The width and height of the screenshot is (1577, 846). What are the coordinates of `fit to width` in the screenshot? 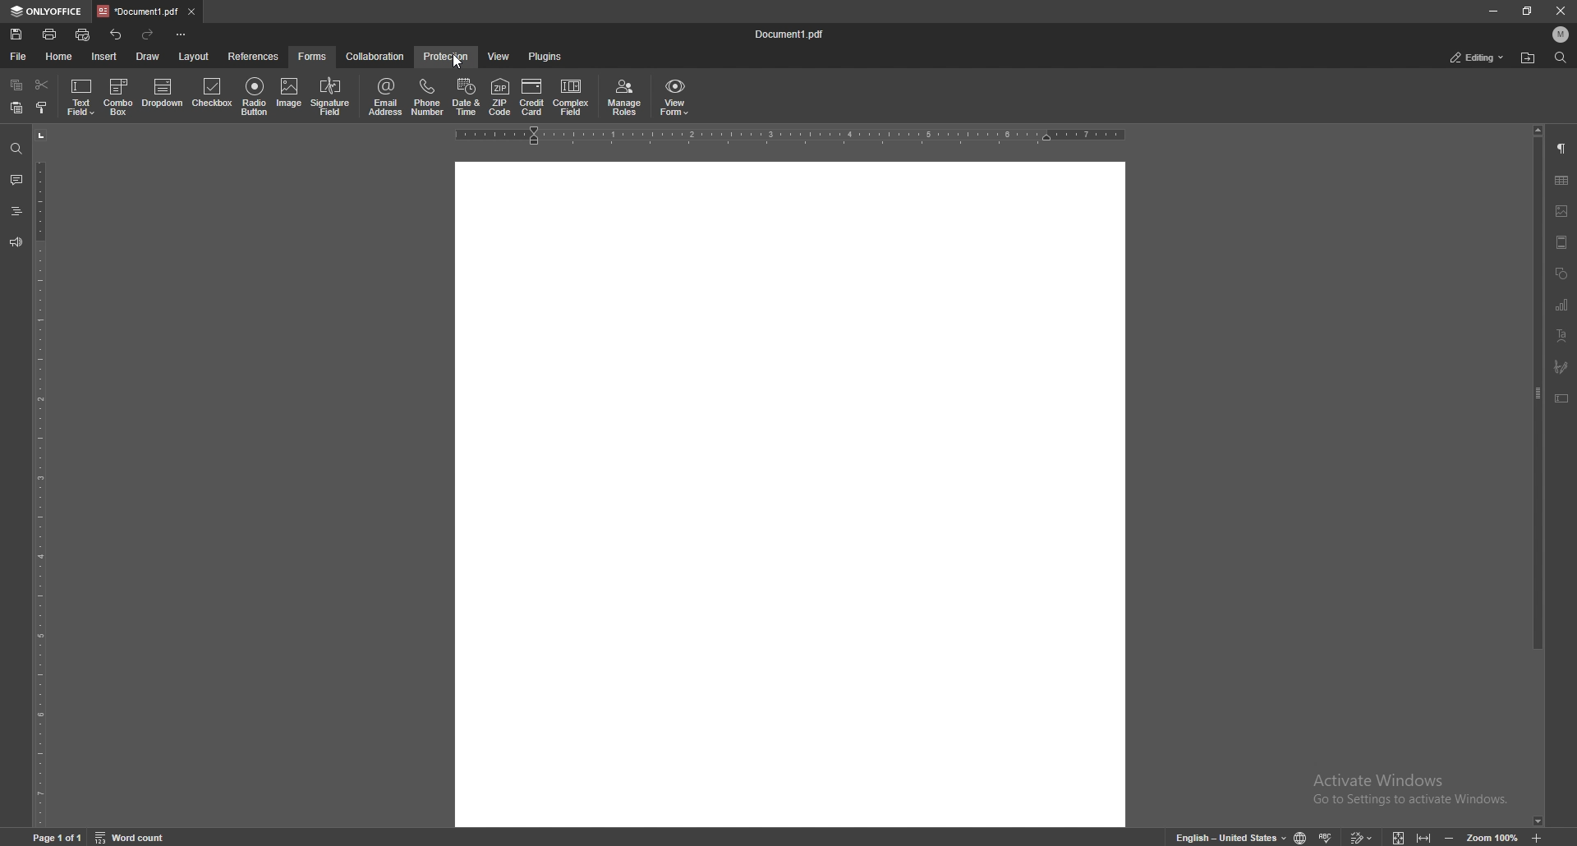 It's located at (1426, 835).